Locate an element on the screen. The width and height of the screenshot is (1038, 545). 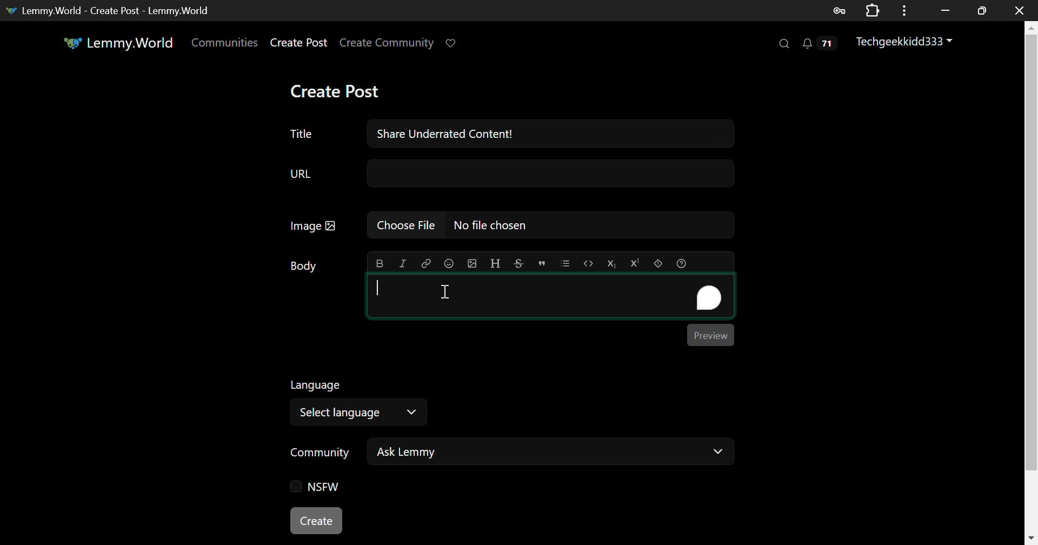
Select Language is located at coordinates (363, 400).